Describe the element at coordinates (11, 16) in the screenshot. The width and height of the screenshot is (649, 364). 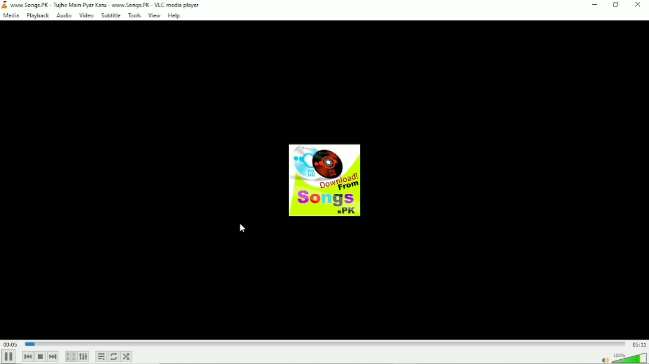
I see `Media` at that location.